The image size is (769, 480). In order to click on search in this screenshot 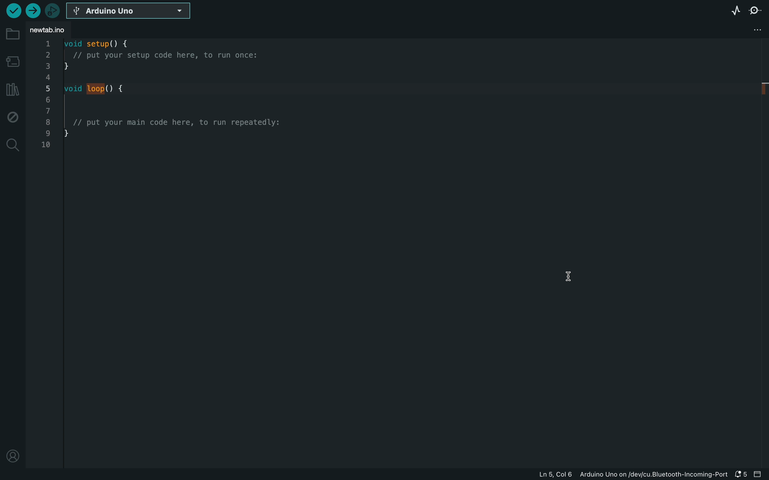, I will do `click(13, 144)`.